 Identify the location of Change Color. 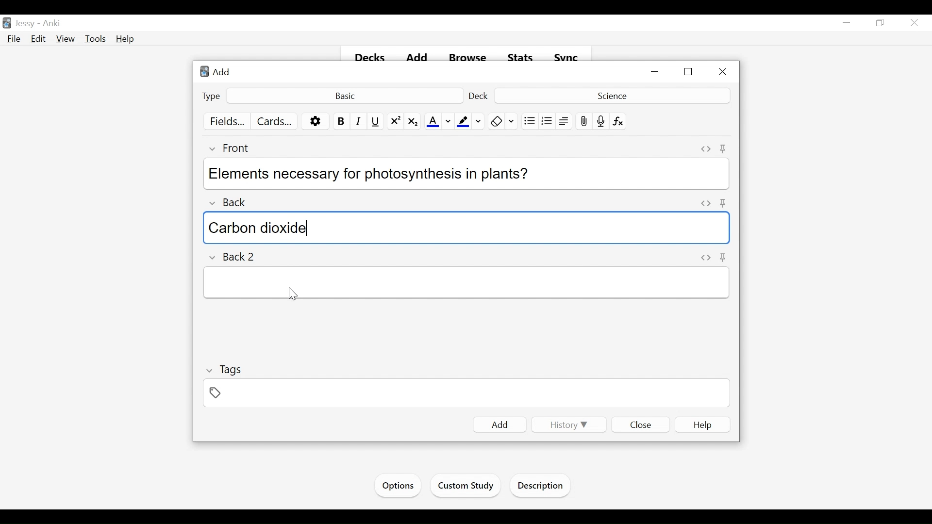
(479, 121).